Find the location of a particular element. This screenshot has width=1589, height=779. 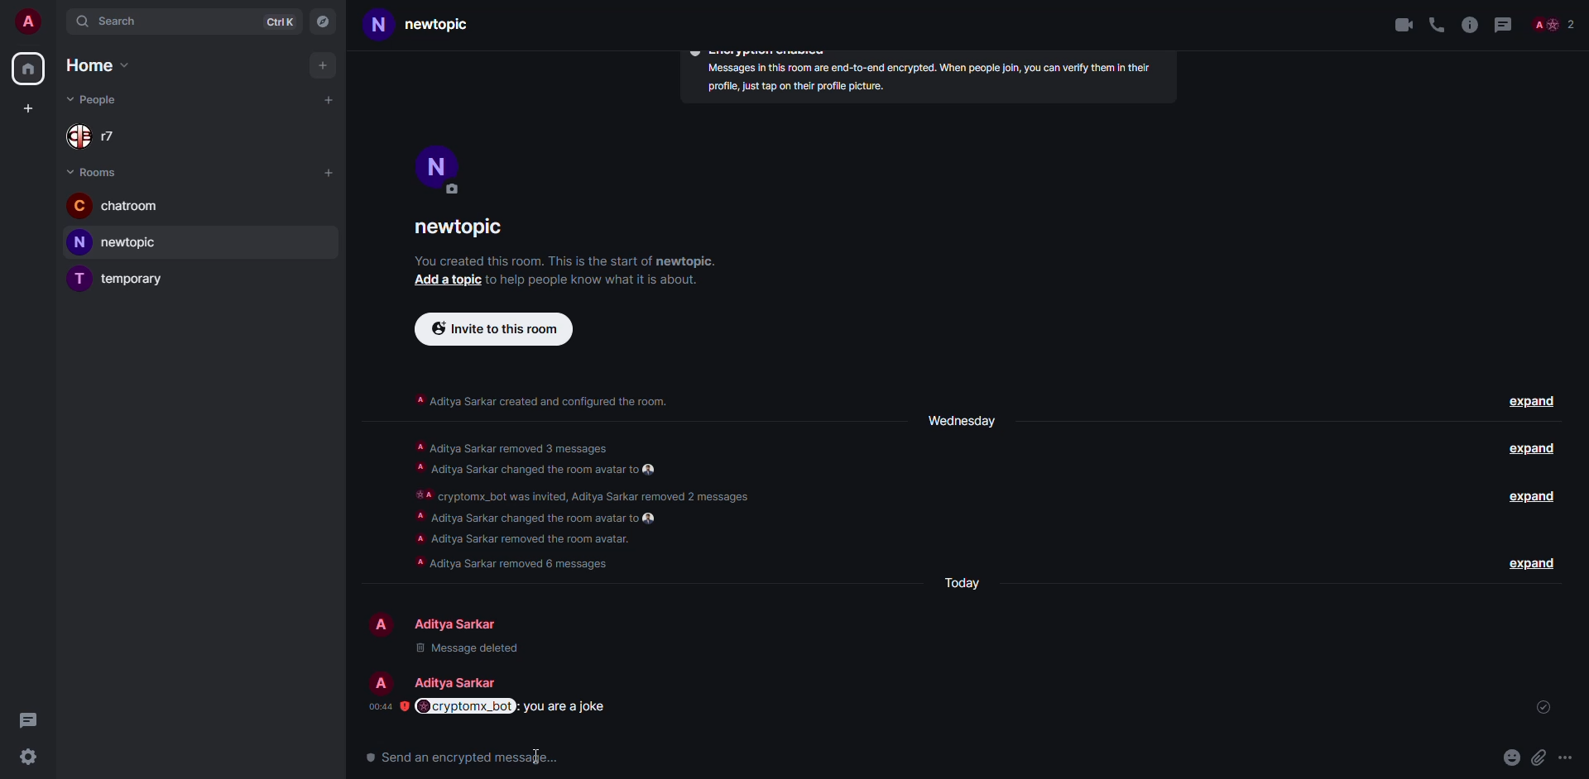

ctrlK is located at coordinates (279, 22).